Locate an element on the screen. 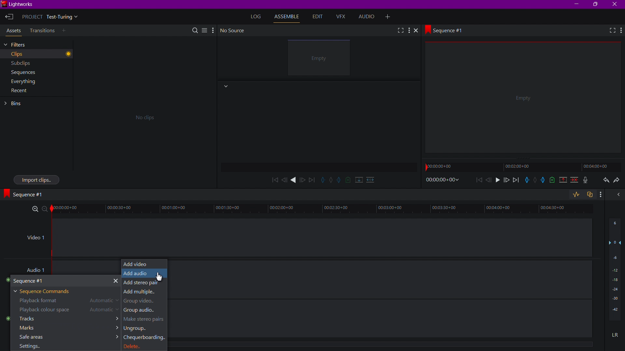  Group video is located at coordinates (141, 302).